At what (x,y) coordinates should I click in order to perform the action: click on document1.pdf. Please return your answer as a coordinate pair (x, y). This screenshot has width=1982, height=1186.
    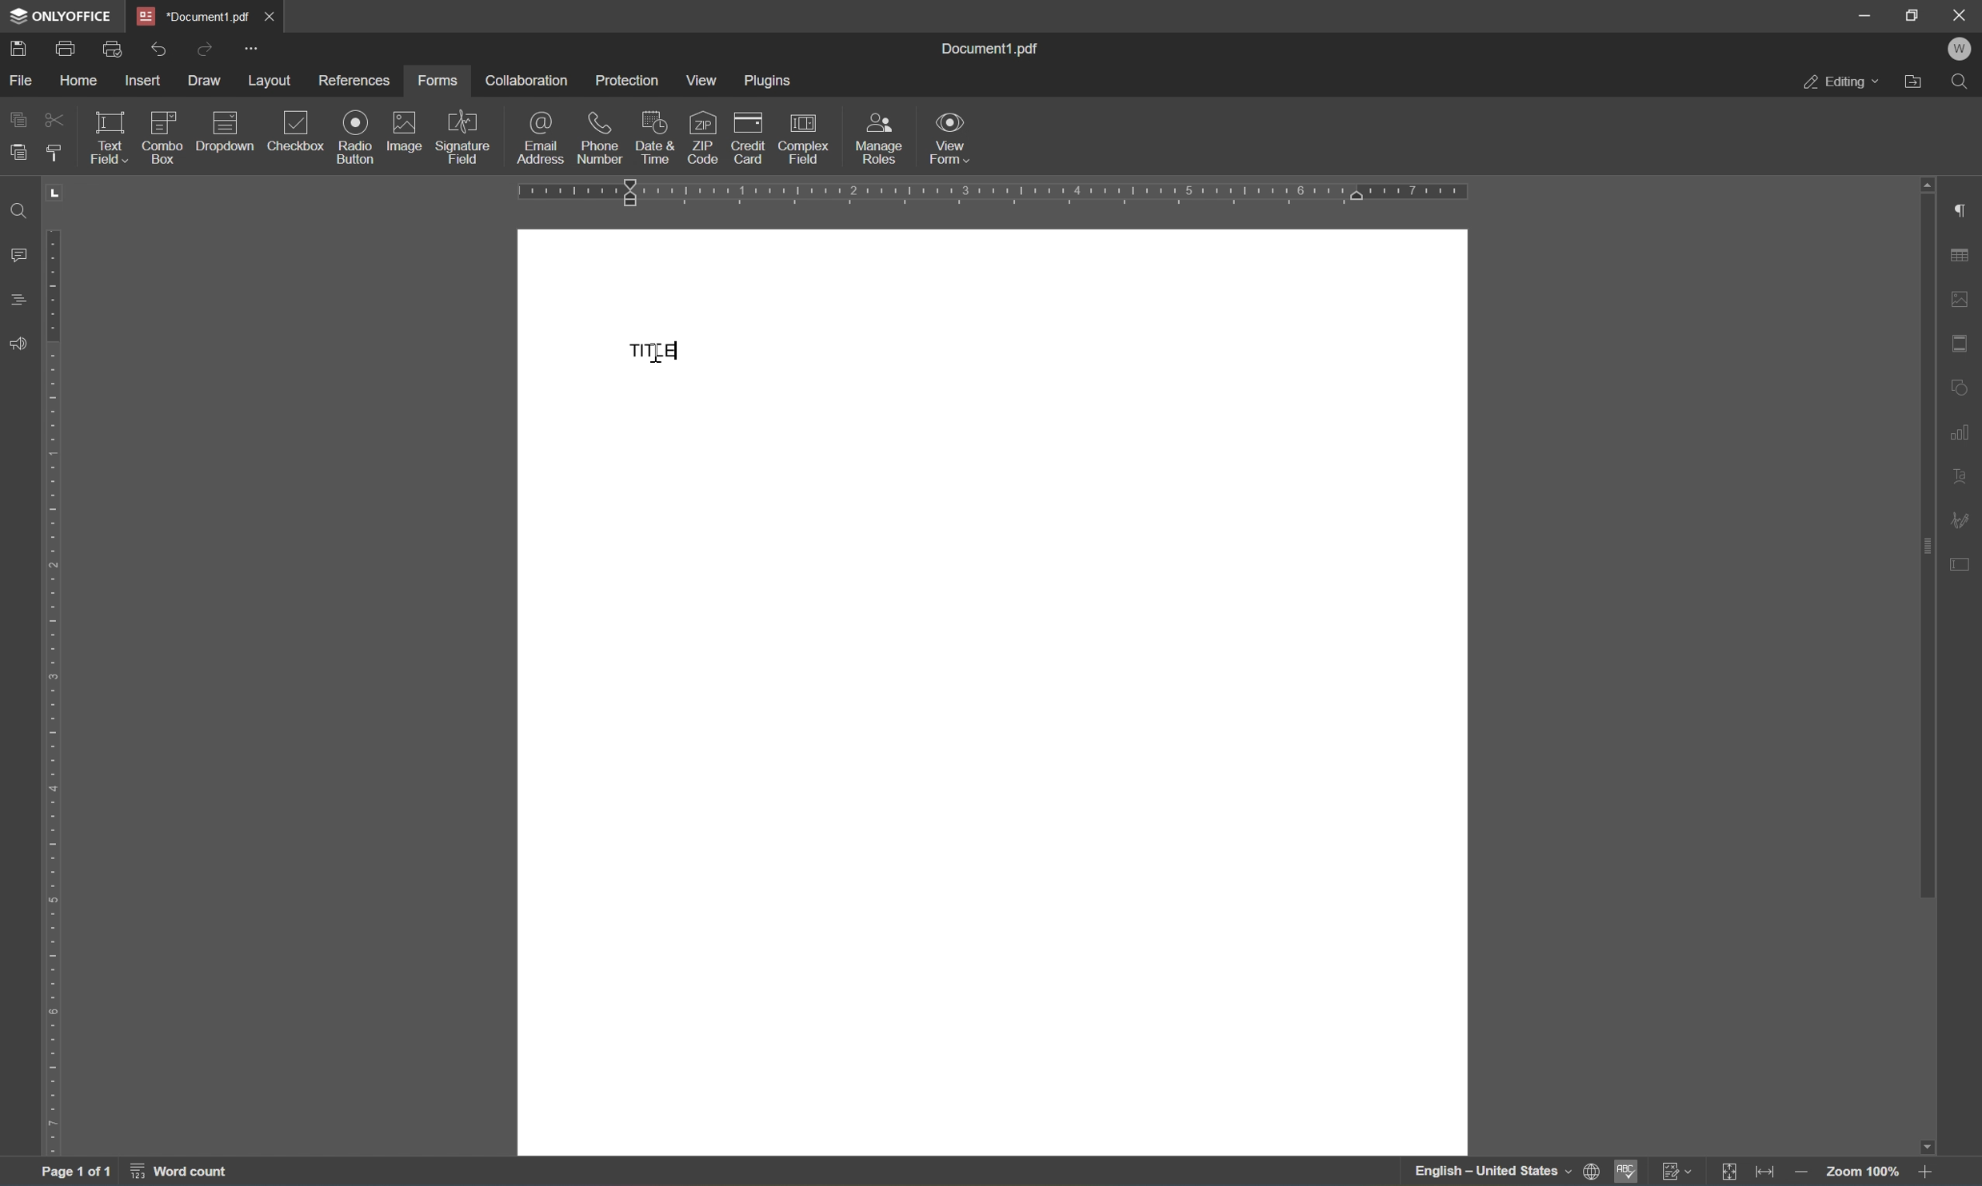
    Looking at the image, I should click on (993, 49).